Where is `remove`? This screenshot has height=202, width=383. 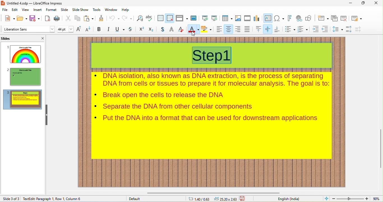 remove is located at coordinates (344, 18).